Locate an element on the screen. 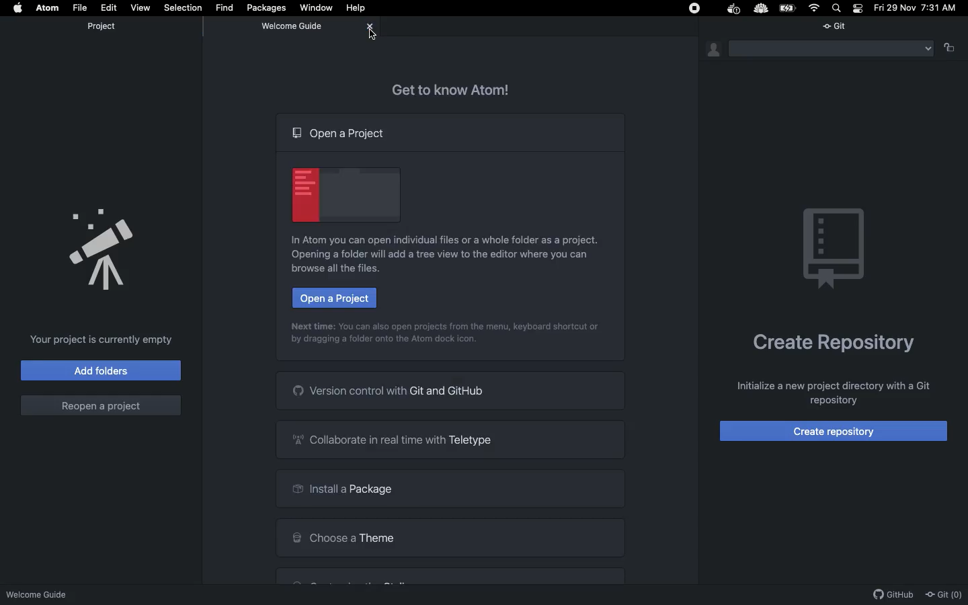 The height and width of the screenshot is (605, 968). Fro 29 Nov is located at coordinates (893, 9).